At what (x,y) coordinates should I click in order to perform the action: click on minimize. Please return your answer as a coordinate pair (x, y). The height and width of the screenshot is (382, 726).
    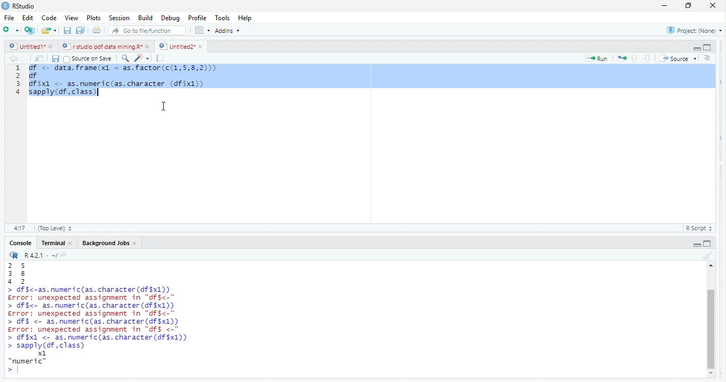
    Looking at the image, I should click on (662, 6).